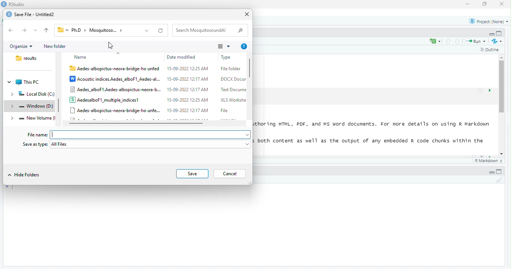 Image resolution: width=511 pixels, height=269 pixels. Describe the element at coordinates (192, 174) in the screenshot. I see `Save` at that location.